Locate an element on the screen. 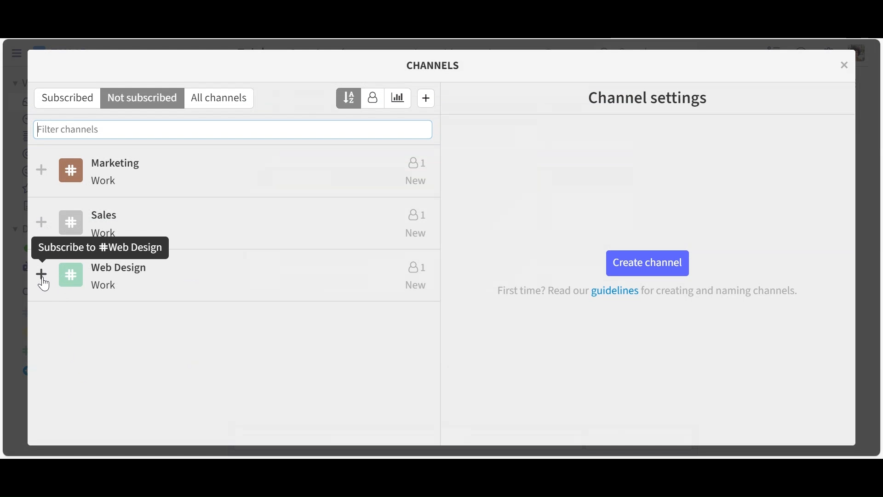 The image size is (883, 497). guidelines for creating and naming channels is located at coordinates (649, 291).